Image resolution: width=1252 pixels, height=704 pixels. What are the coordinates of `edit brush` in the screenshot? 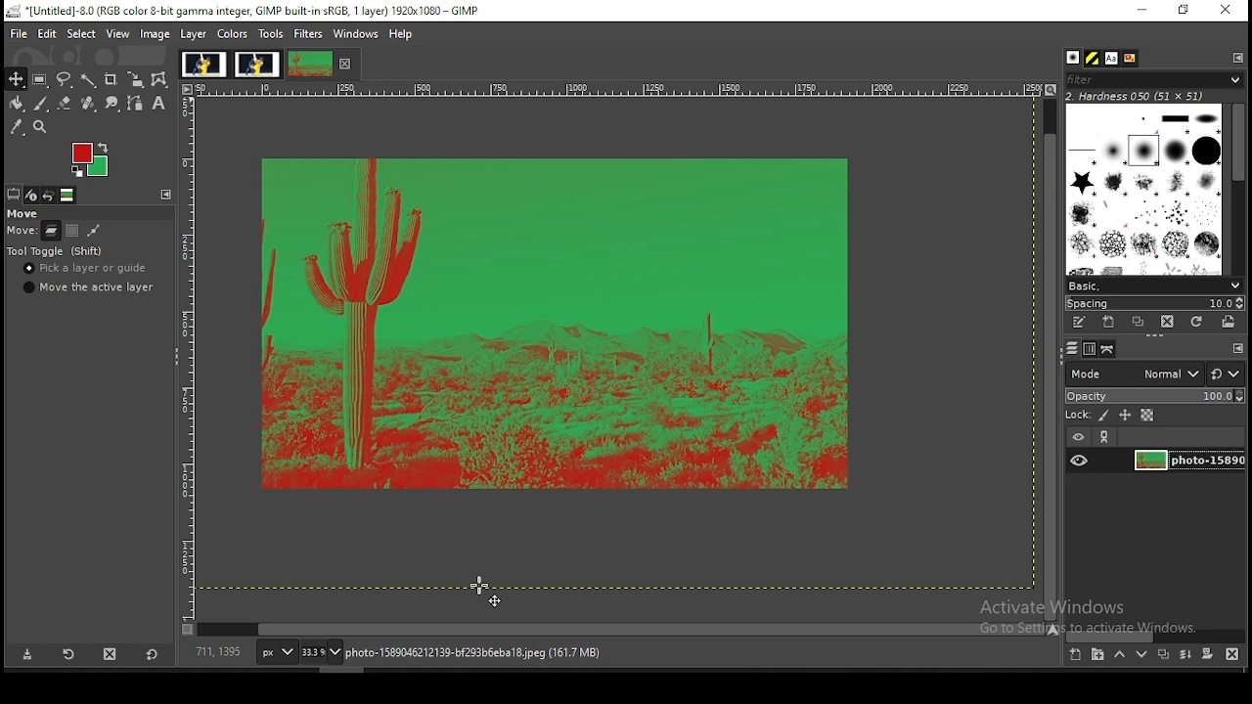 It's located at (1081, 323).